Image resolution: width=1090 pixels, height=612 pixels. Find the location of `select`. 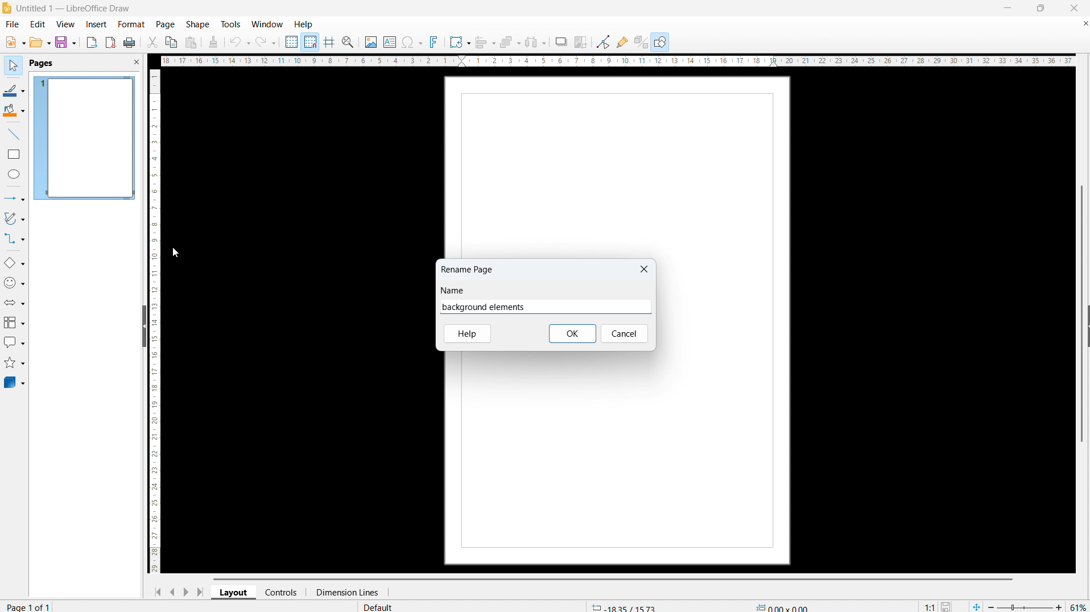

select is located at coordinates (13, 66).